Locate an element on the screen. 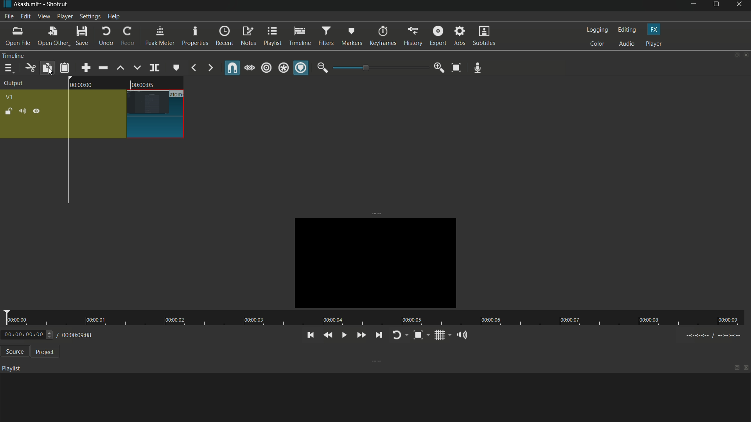  output is located at coordinates (14, 84).